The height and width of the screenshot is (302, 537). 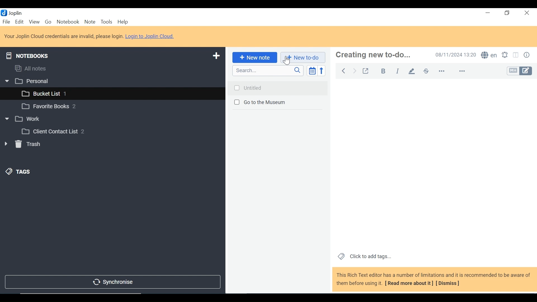 What do you see at coordinates (397, 71) in the screenshot?
I see `Italics` at bounding box center [397, 71].